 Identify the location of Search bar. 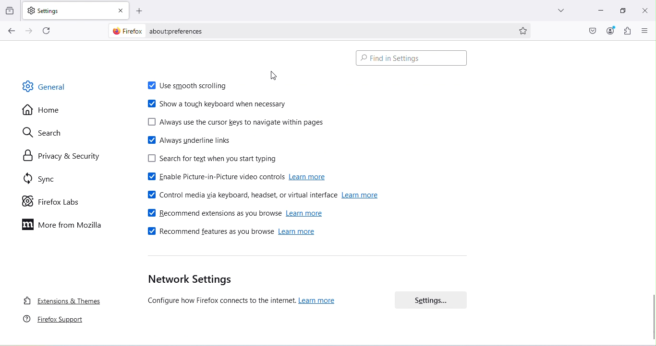
(412, 58).